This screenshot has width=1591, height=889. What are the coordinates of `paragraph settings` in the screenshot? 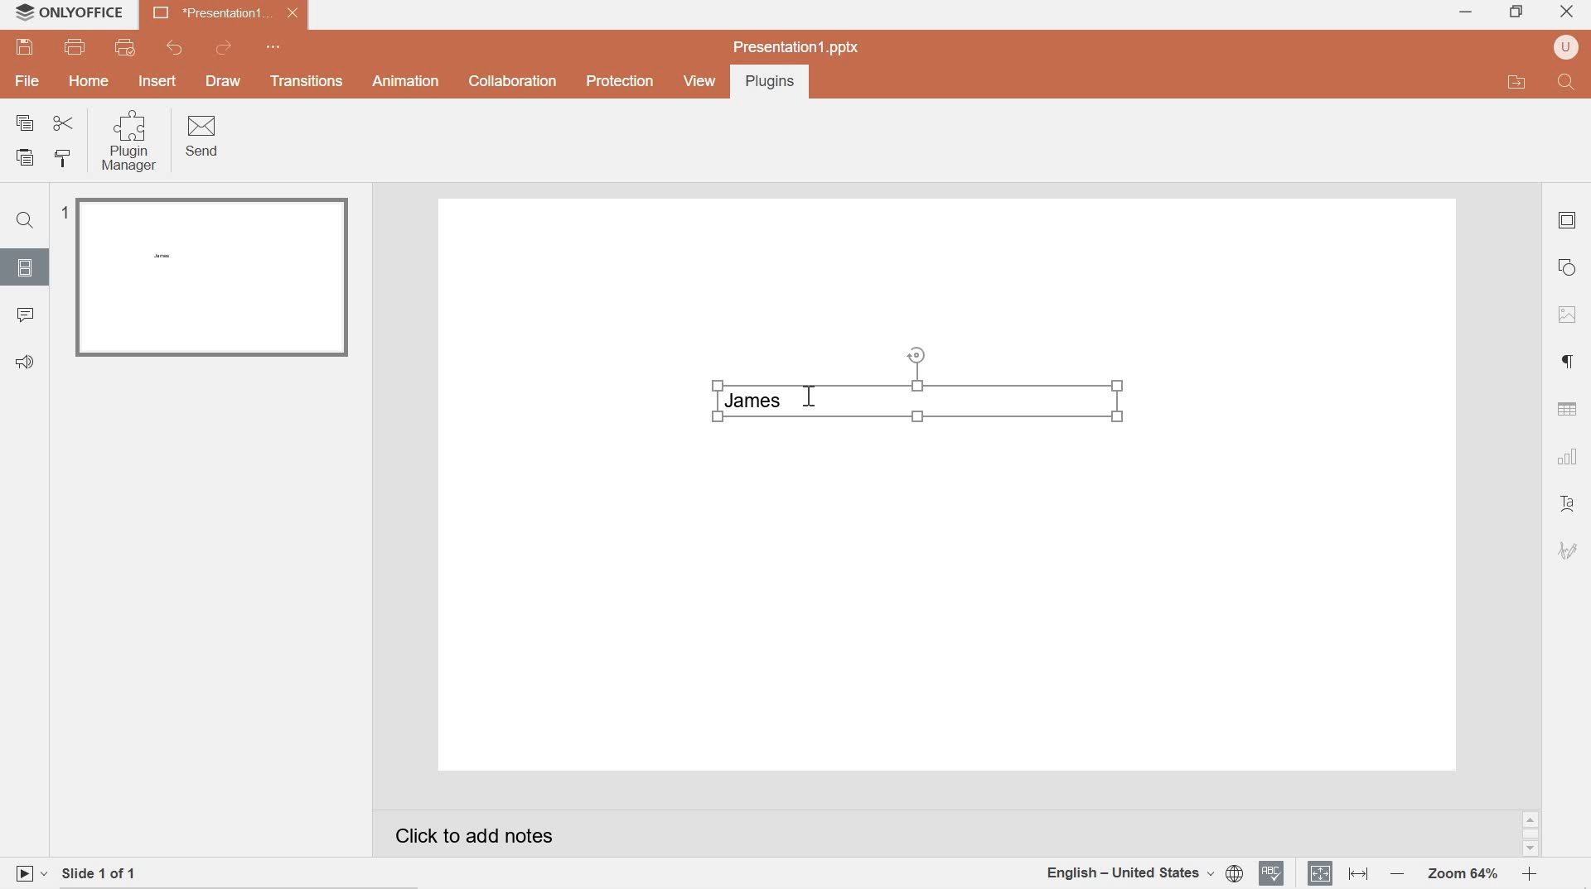 It's located at (1570, 363).